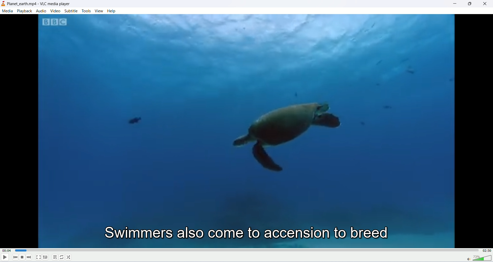 This screenshot has height=262, width=493. I want to click on planet earth.mp4-llc player, so click(41, 3).